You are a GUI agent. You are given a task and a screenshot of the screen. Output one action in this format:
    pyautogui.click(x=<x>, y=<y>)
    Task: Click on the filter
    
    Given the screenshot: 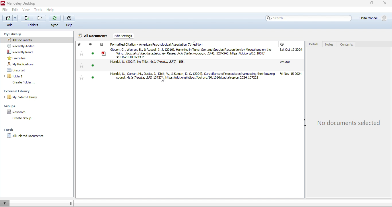 What is the action you would take?
    pyautogui.click(x=5, y=203)
    